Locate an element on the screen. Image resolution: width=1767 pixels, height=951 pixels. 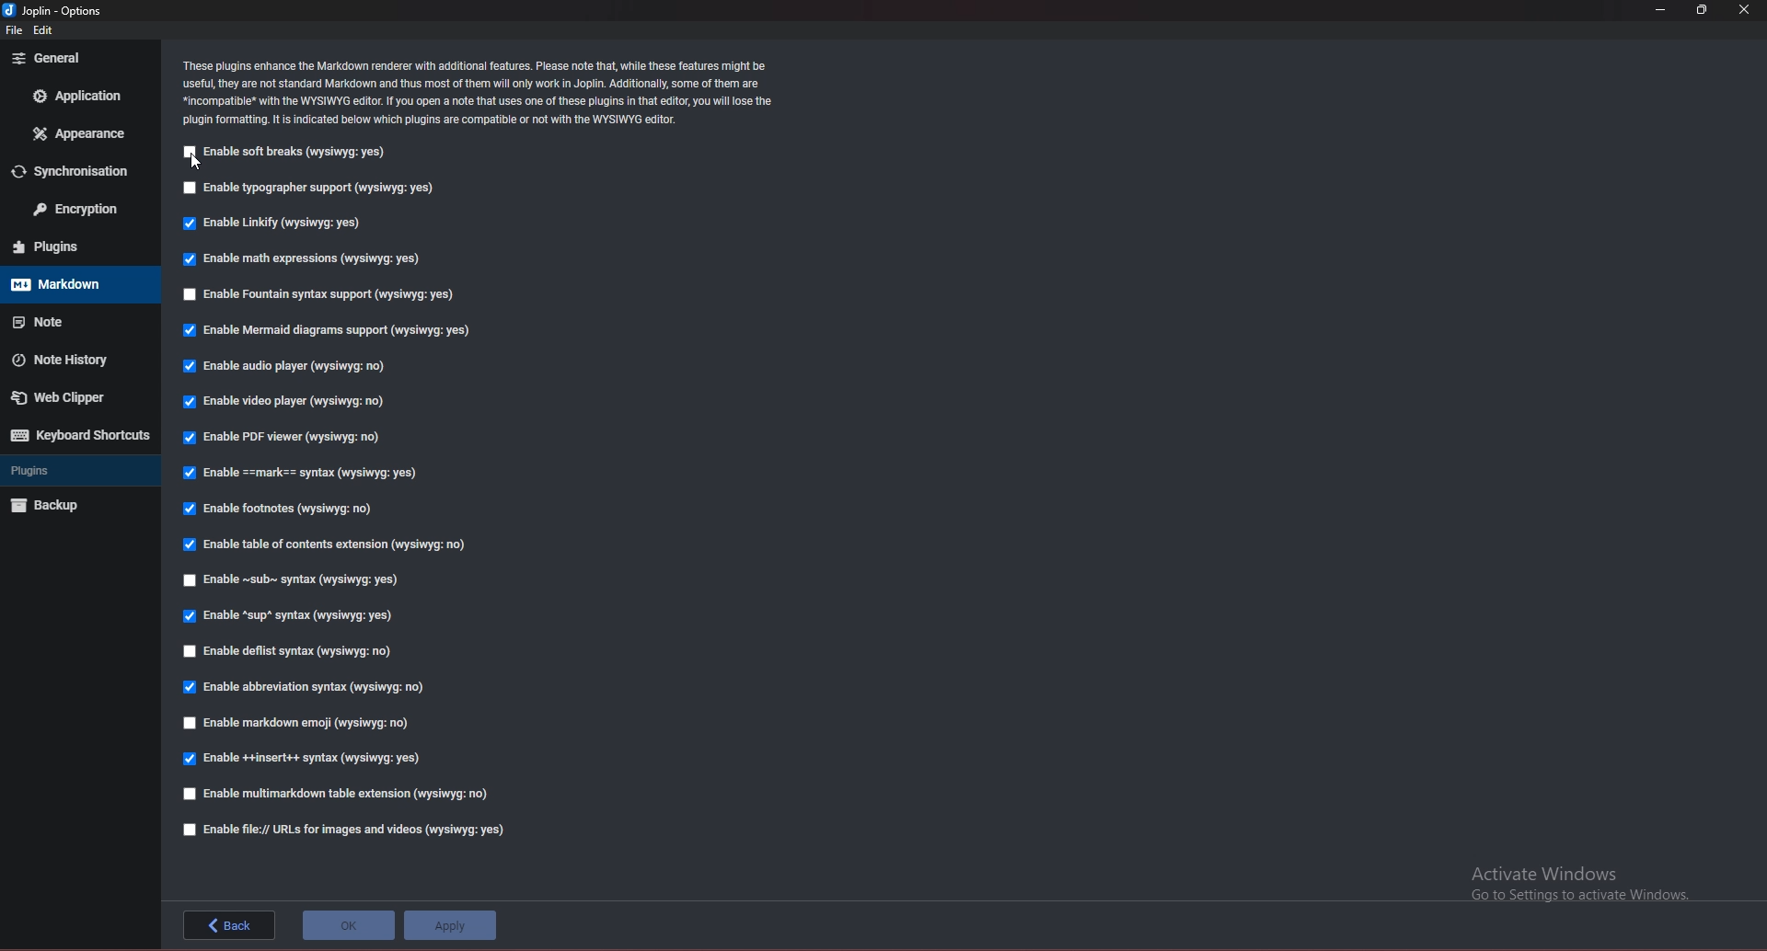
Activate Windows is located at coordinates (1576, 882).